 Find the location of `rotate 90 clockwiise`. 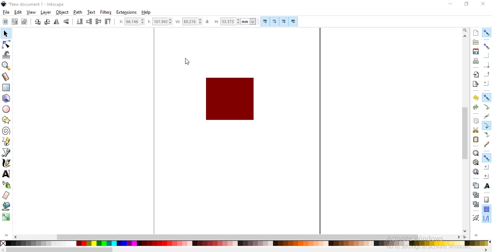

rotate 90 clockwiise is located at coordinates (46, 23).